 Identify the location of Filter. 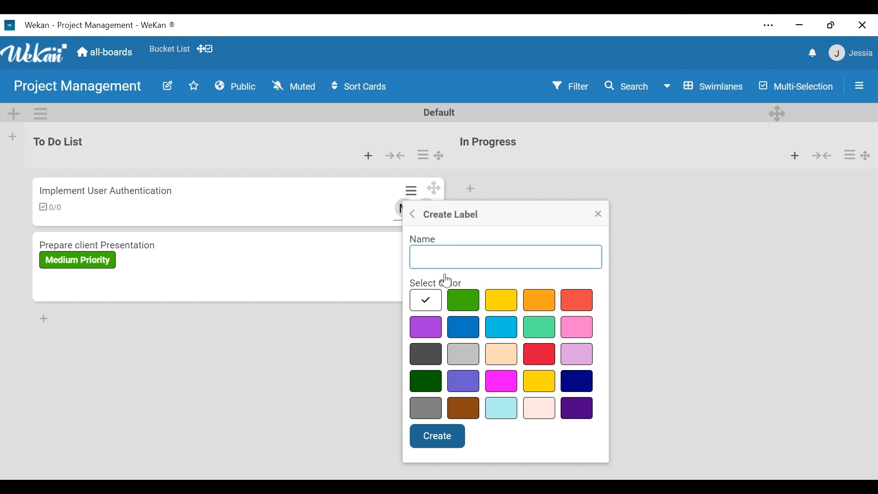
(572, 86).